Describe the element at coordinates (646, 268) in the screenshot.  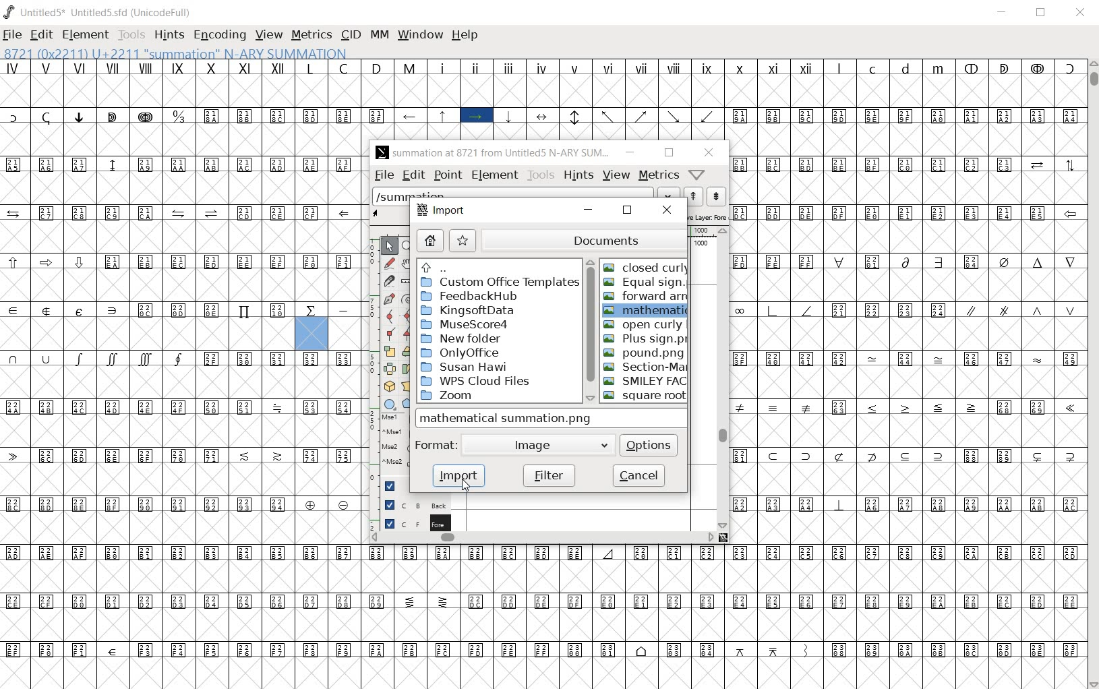
I see `closed curly` at that location.